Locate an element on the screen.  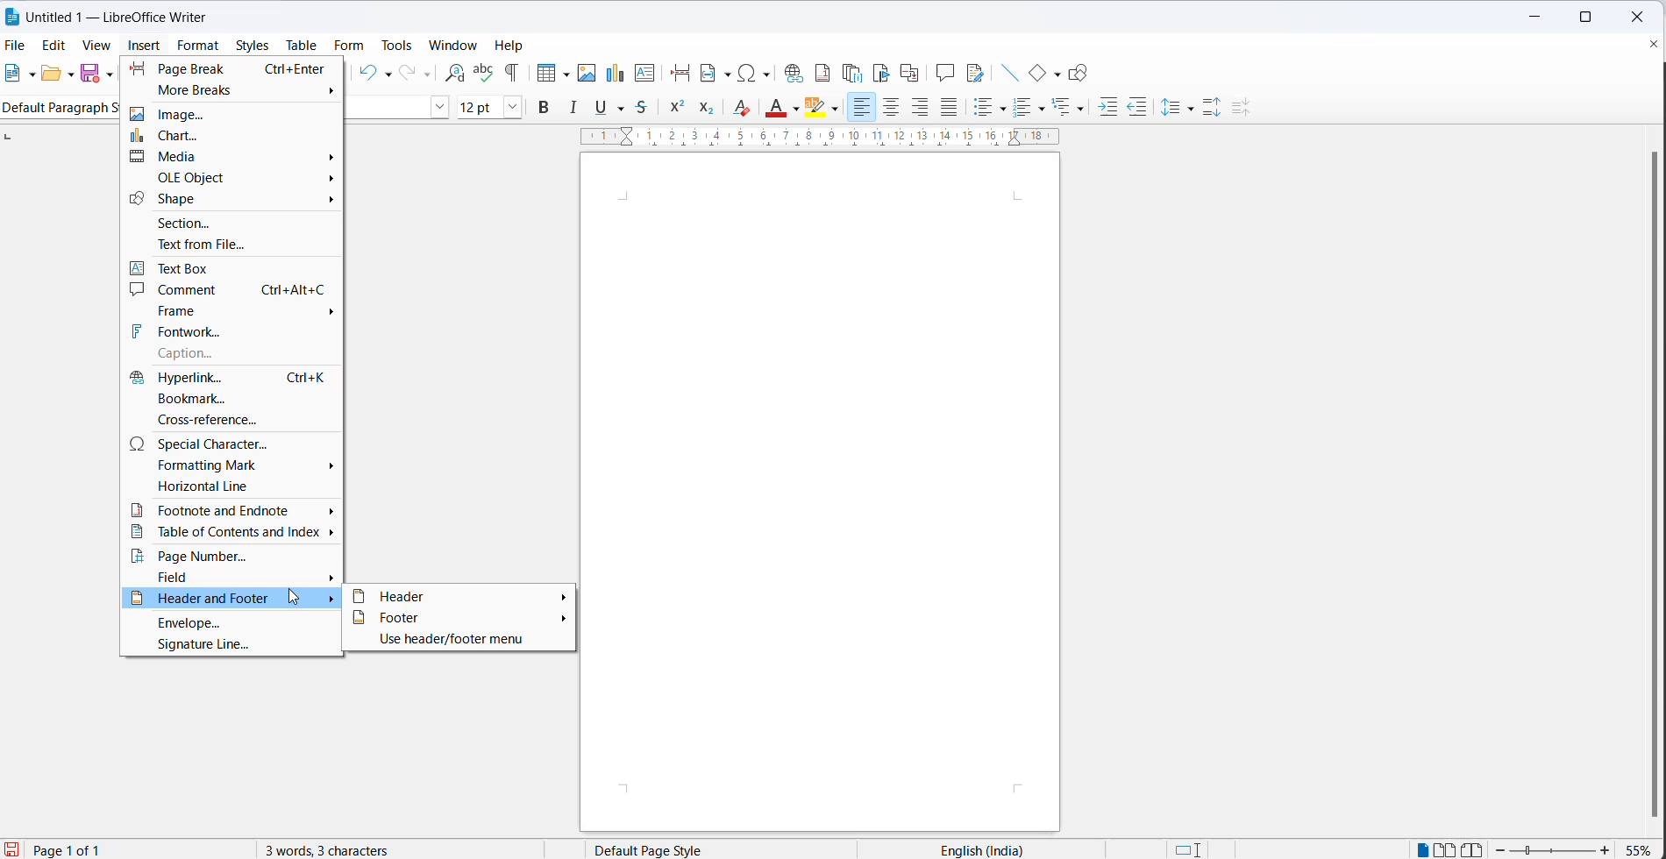
font name options is located at coordinates (438, 108).